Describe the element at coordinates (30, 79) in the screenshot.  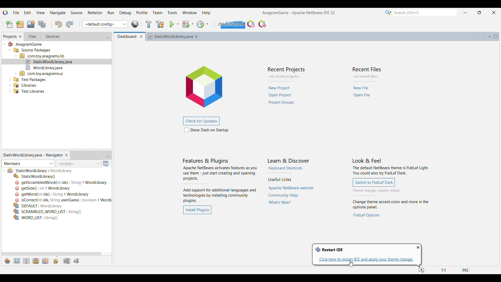
I see `` at that location.